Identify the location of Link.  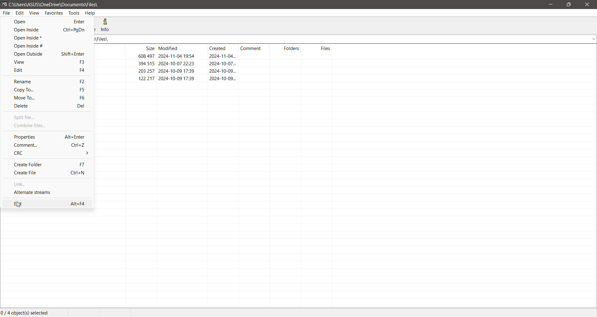
(23, 184).